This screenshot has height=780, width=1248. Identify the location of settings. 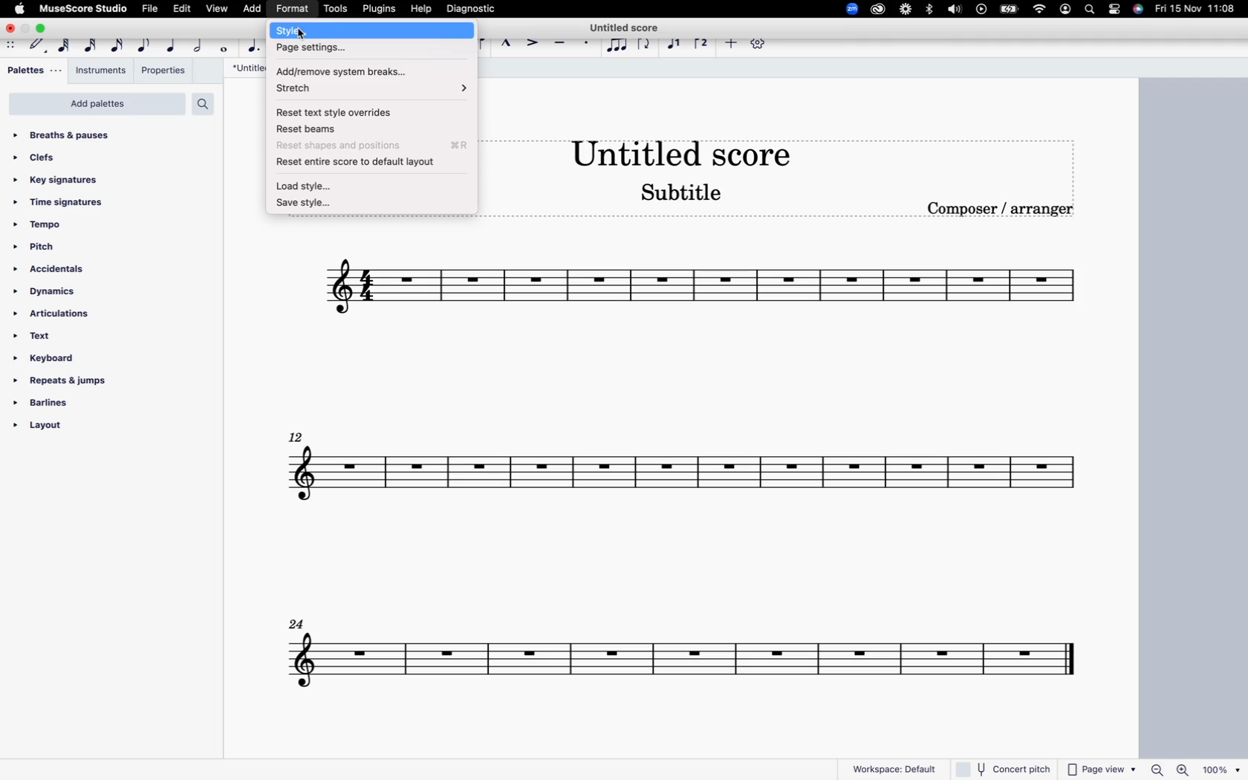
(1115, 10).